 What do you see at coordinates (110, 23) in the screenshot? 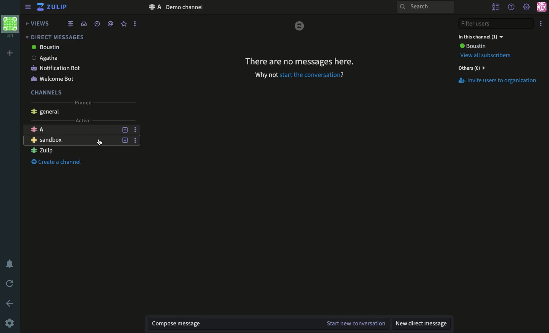
I see `Tag` at bounding box center [110, 23].